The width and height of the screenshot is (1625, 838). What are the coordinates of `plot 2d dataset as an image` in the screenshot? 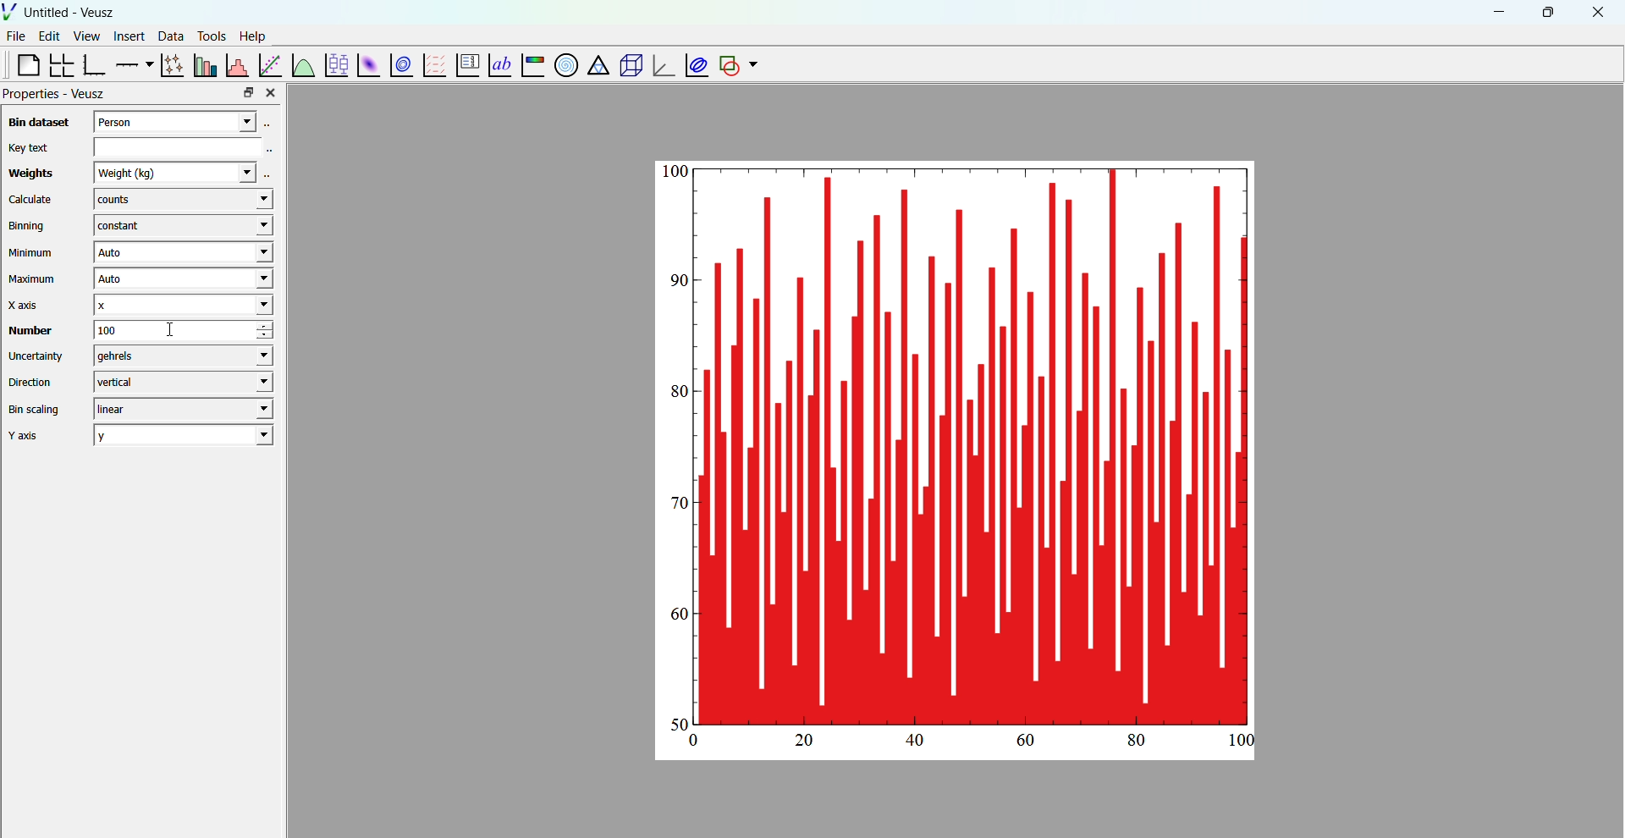 It's located at (366, 65).